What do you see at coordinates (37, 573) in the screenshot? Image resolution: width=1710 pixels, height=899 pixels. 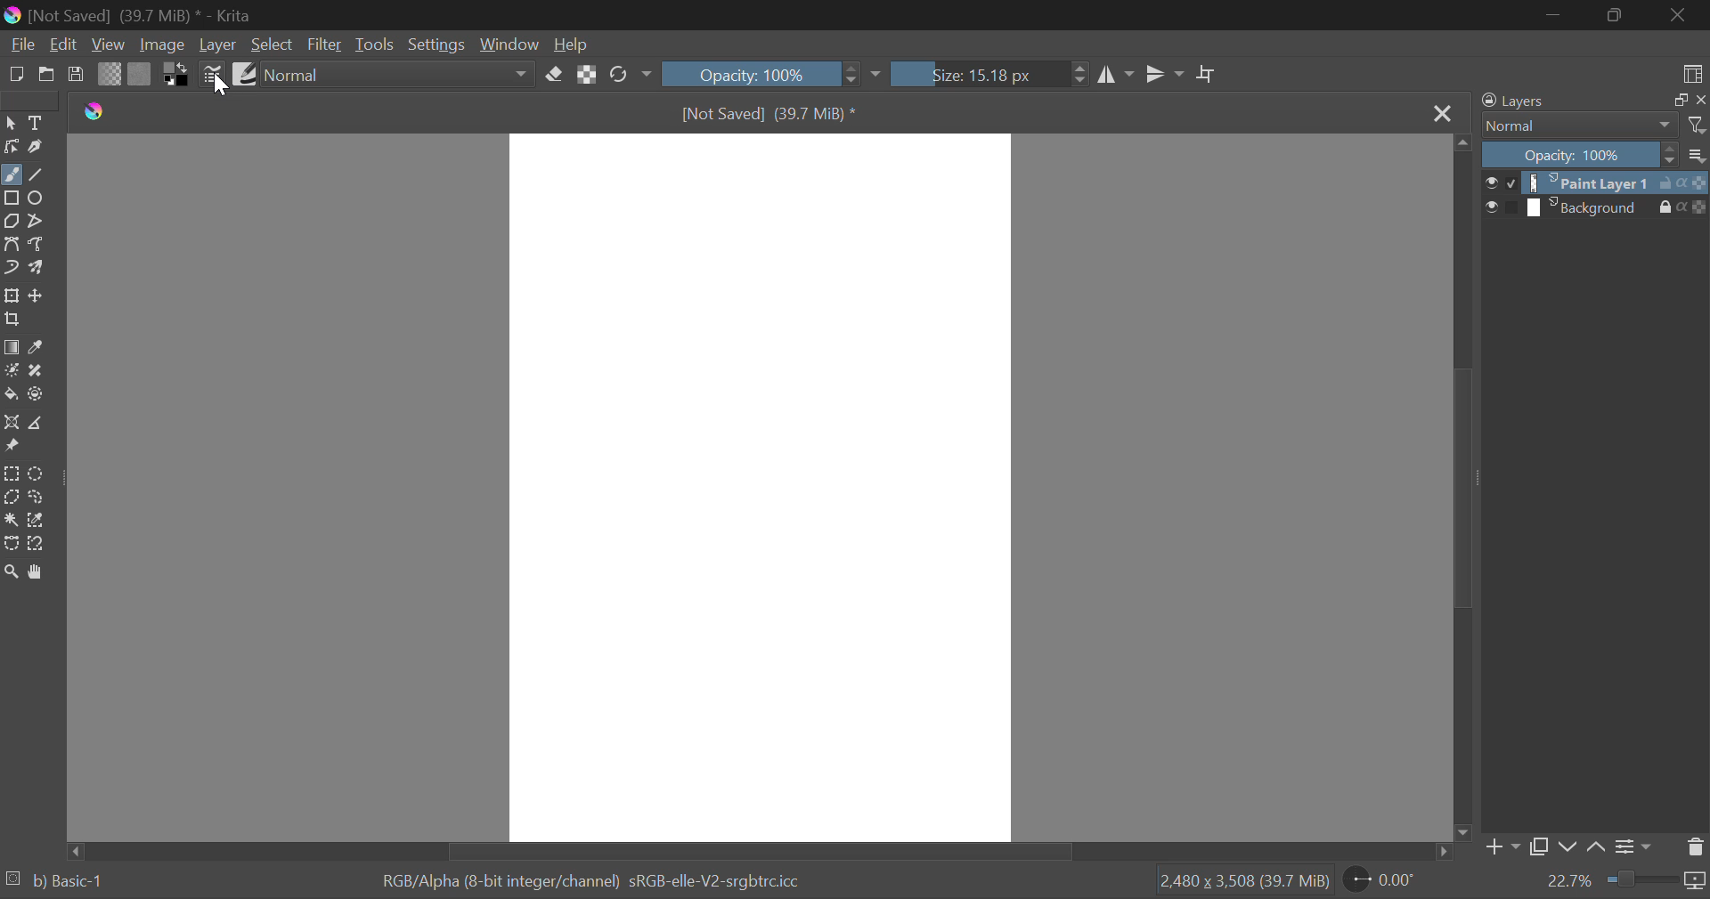 I see `Pan` at bounding box center [37, 573].